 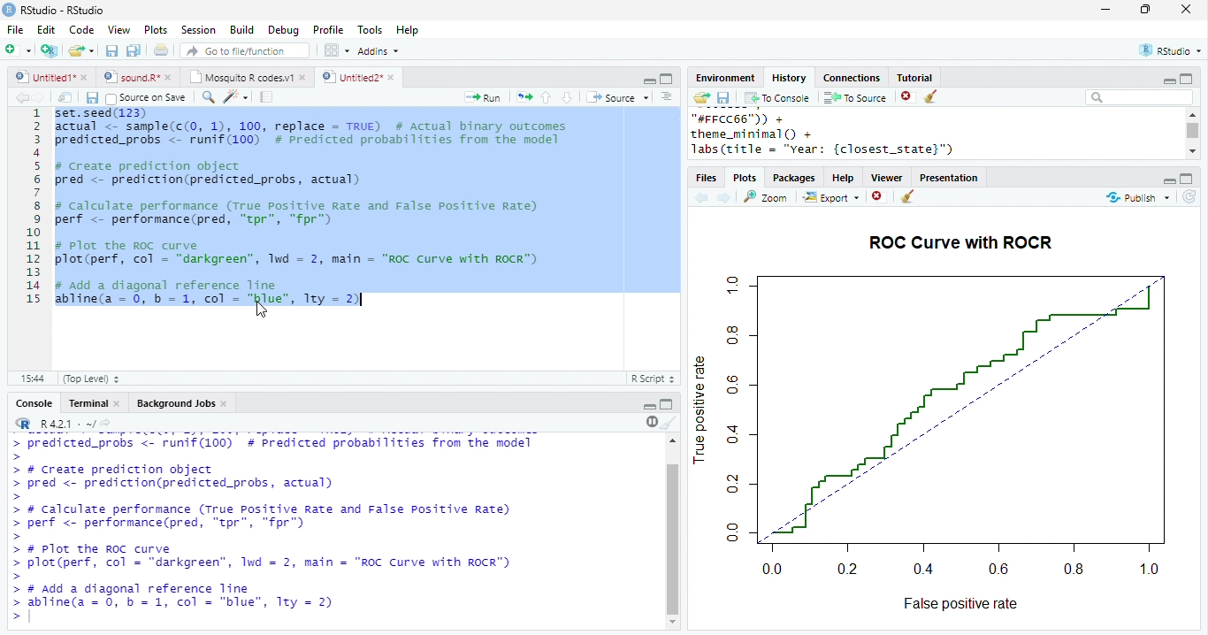 What do you see at coordinates (619, 97) in the screenshot?
I see `Source` at bounding box center [619, 97].